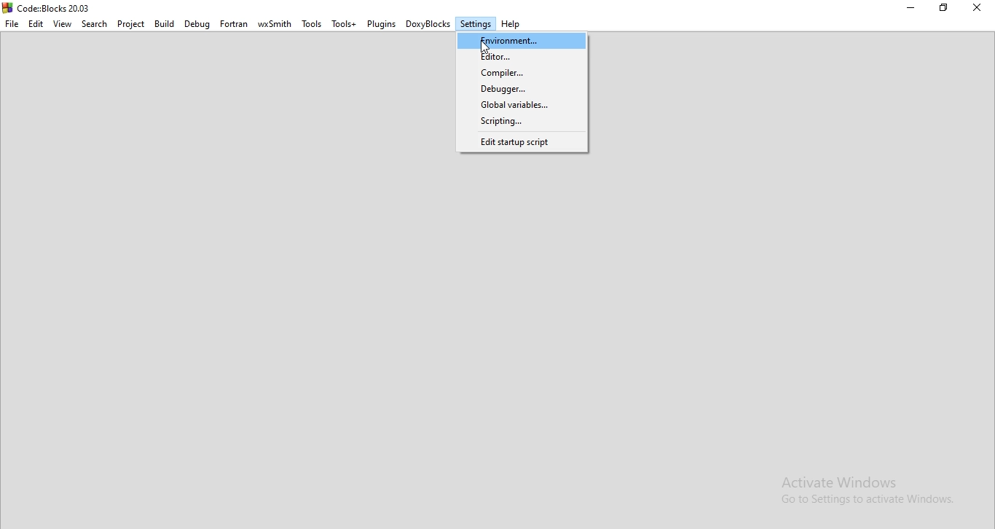 The height and width of the screenshot is (529, 995). Describe the element at coordinates (235, 24) in the screenshot. I see `Fortran` at that location.